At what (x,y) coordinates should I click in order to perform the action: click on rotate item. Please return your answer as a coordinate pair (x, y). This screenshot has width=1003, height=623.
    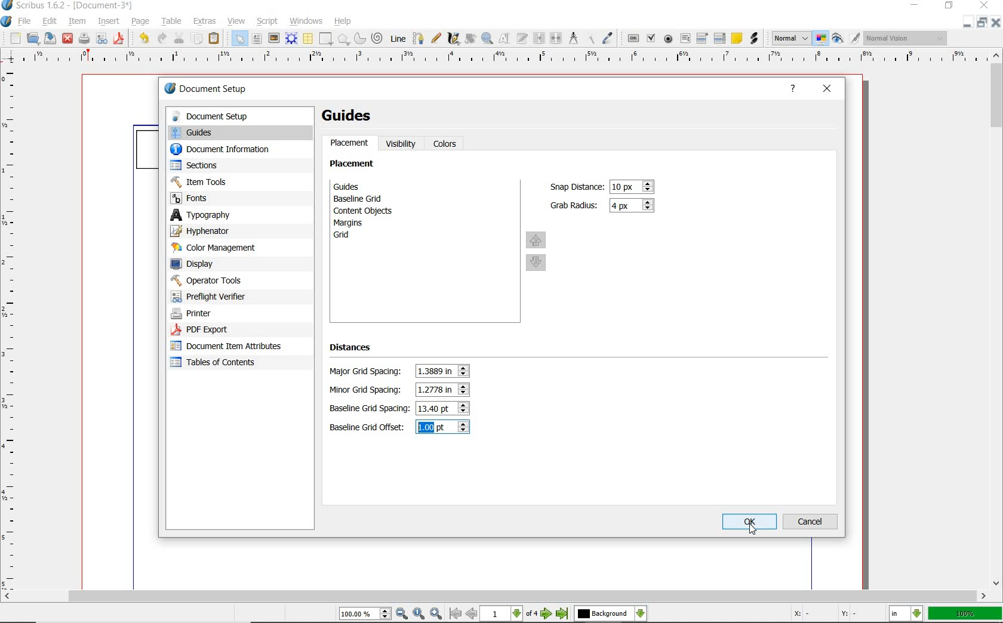
    Looking at the image, I should click on (470, 39).